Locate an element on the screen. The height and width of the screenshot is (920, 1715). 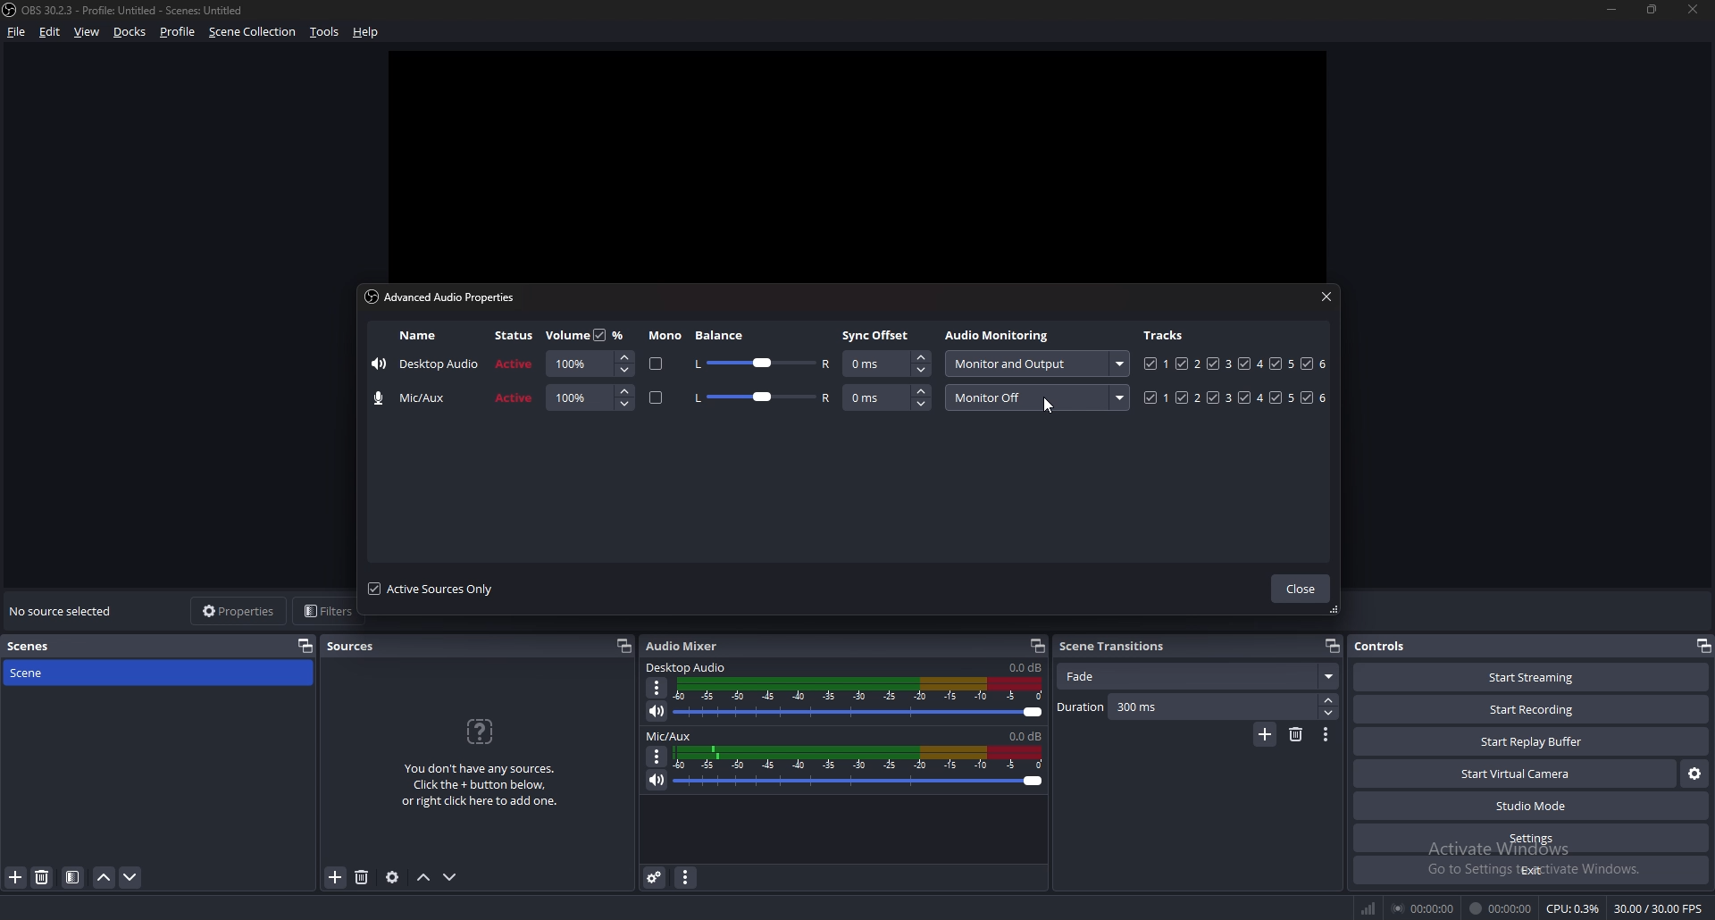
scene transitions is located at coordinates (1115, 646).